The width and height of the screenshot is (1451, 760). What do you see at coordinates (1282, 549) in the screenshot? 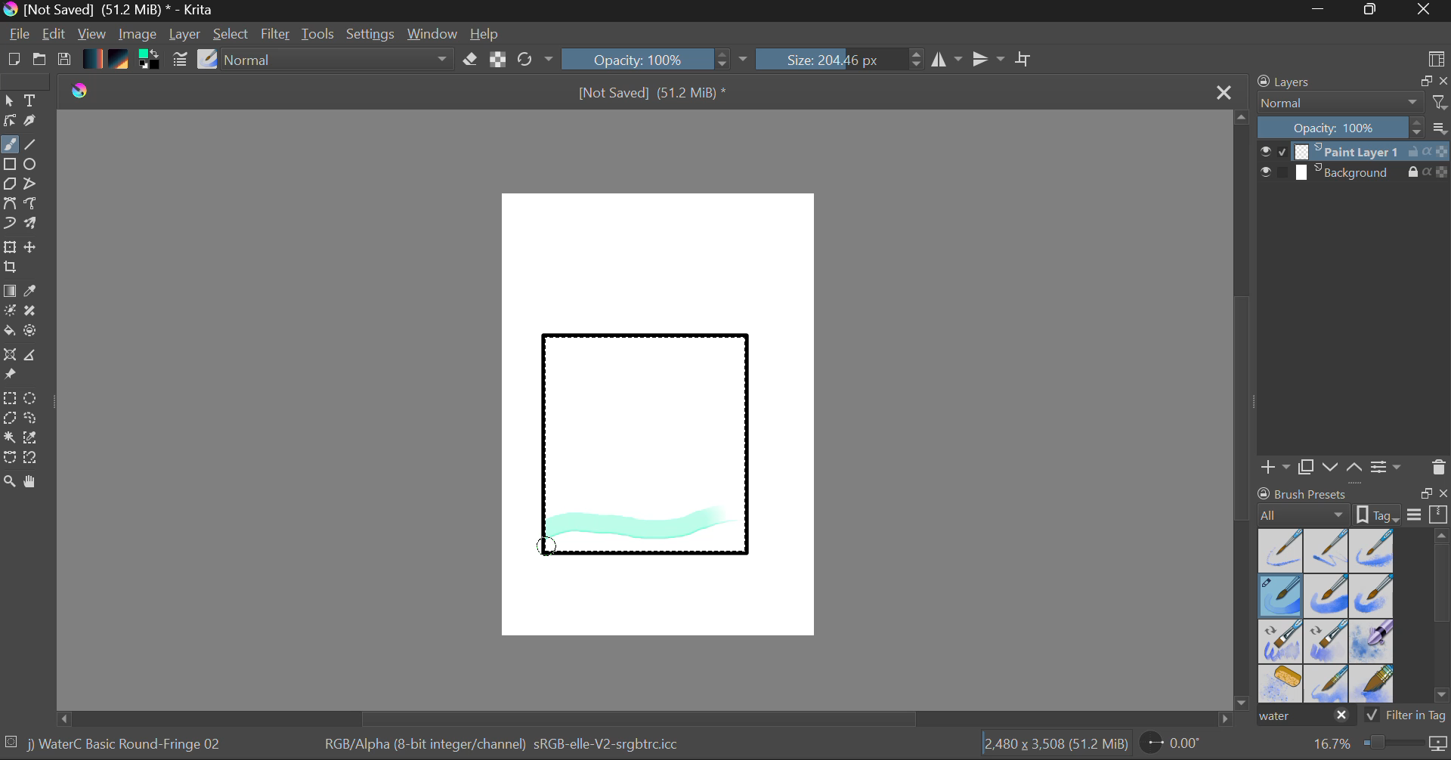
I see `Water C - Dry` at bounding box center [1282, 549].